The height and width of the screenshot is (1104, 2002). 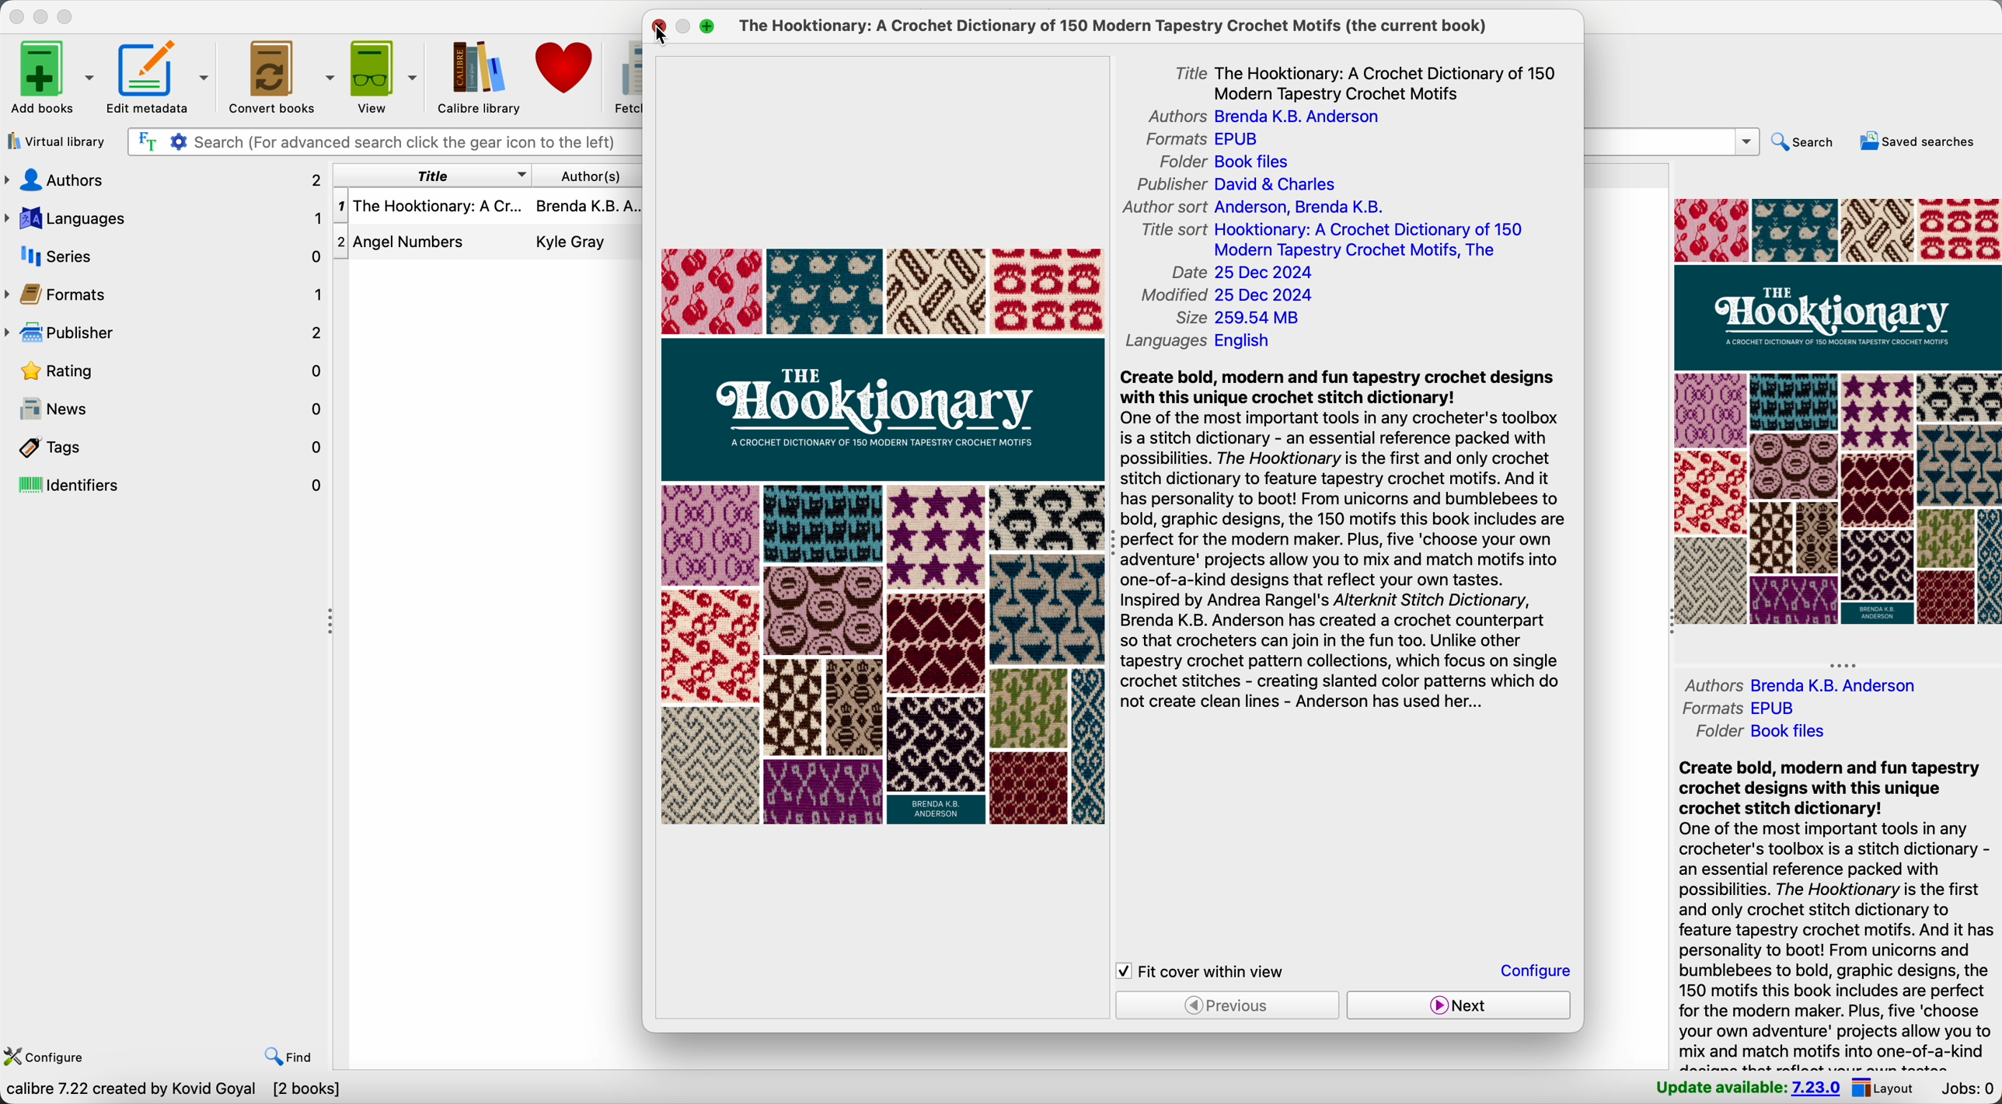 I want to click on languages, so click(x=1202, y=344).